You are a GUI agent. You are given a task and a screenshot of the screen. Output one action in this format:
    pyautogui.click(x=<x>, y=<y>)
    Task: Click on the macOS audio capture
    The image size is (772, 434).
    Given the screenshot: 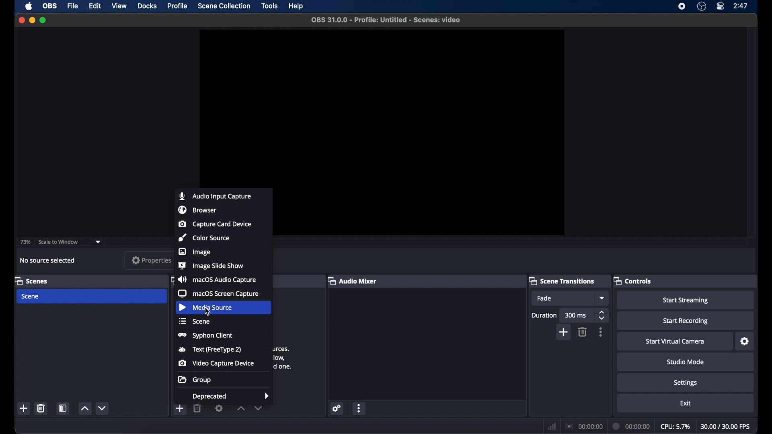 What is the action you would take?
    pyautogui.click(x=217, y=279)
    